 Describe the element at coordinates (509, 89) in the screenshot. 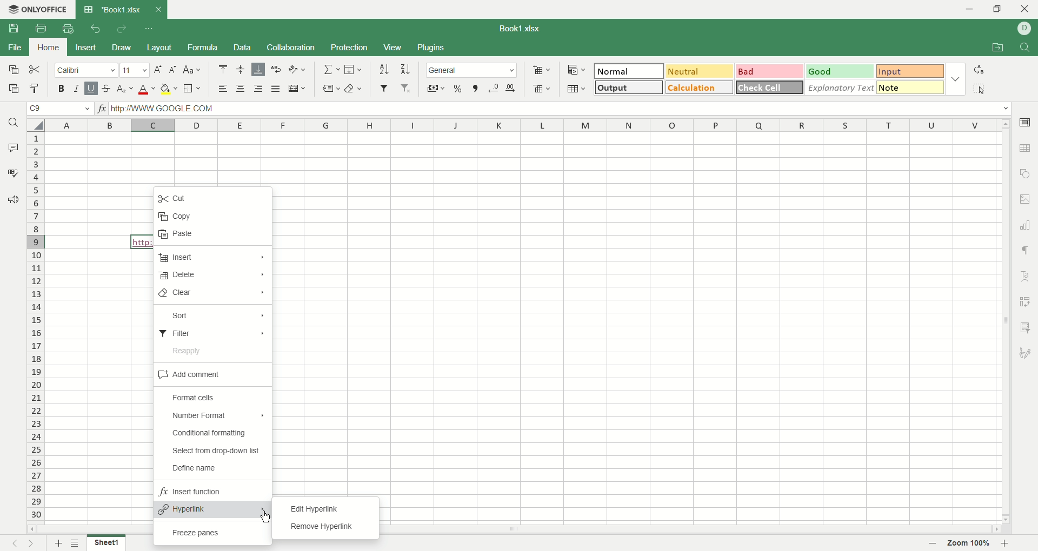

I see `increase decimal` at that location.